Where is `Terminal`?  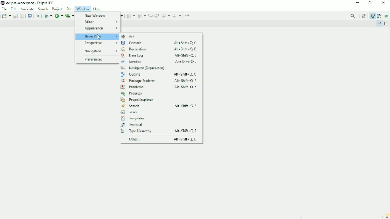
Terminal is located at coordinates (133, 125).